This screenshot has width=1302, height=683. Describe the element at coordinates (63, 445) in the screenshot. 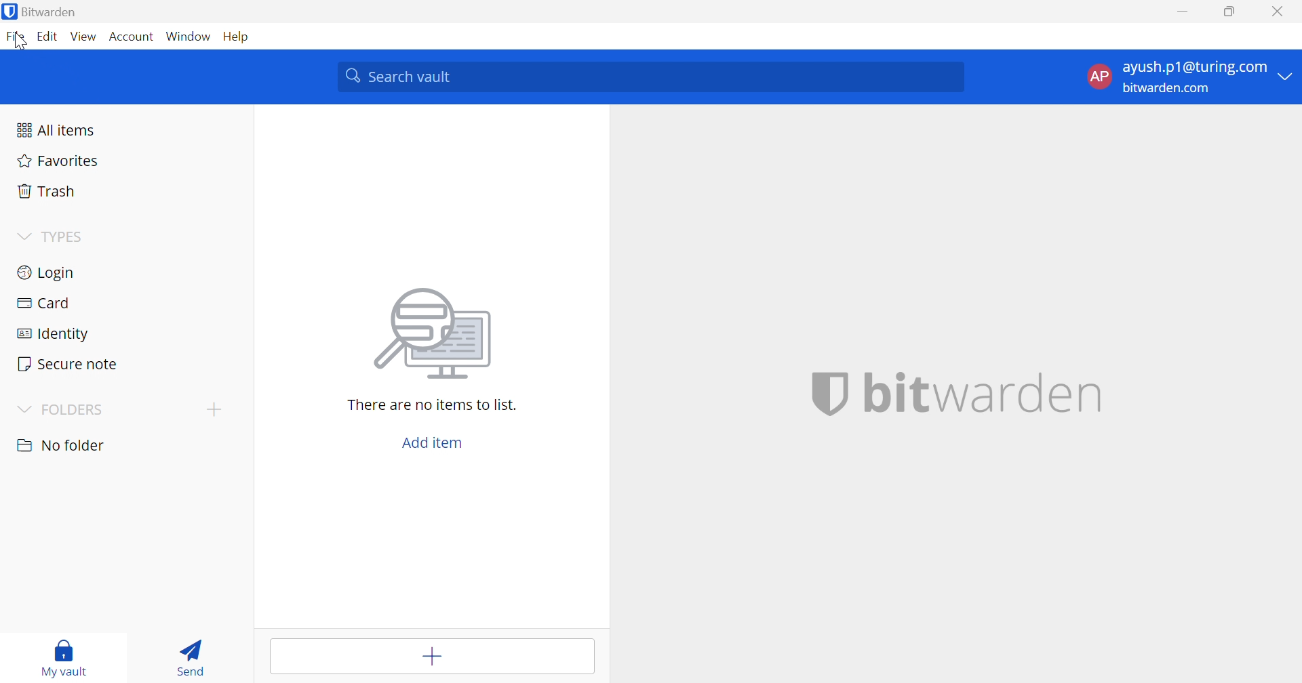

I see `No folder` at that location.